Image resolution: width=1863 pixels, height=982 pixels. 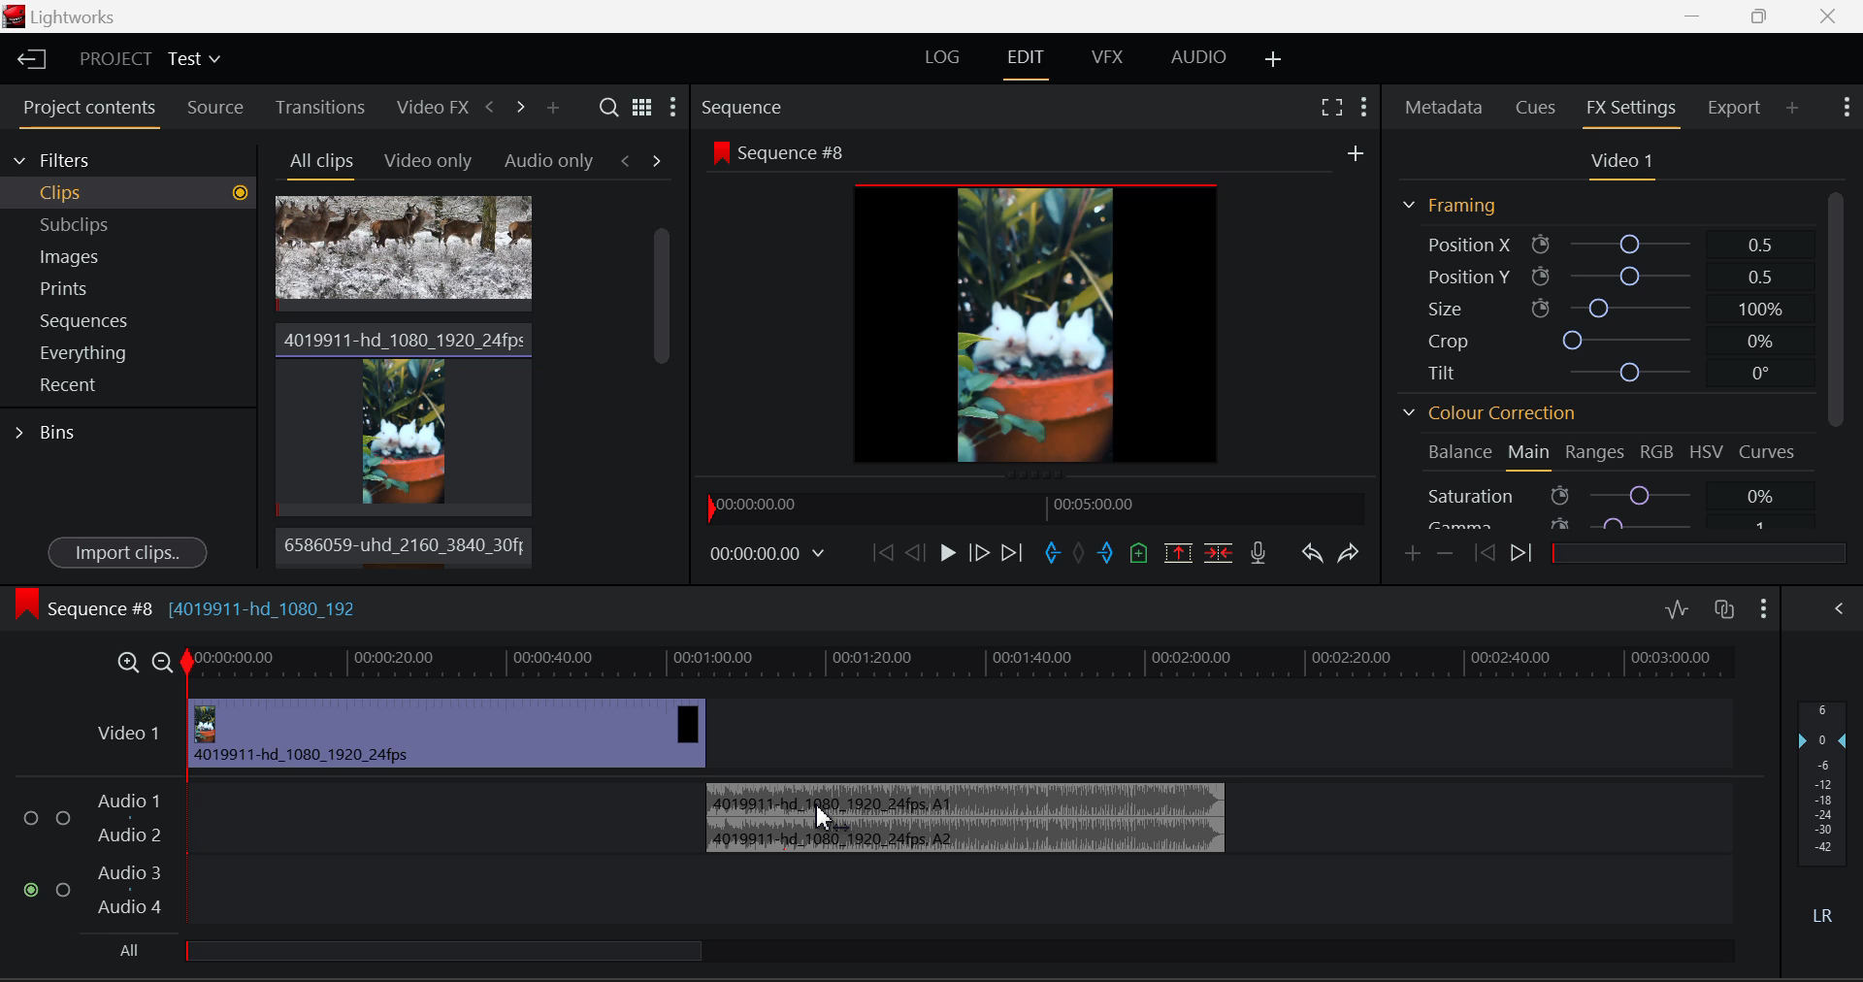 What do you see at coordinates (607, 108) in the screenshot?
I see `Search` at bounding box center [607, 108].